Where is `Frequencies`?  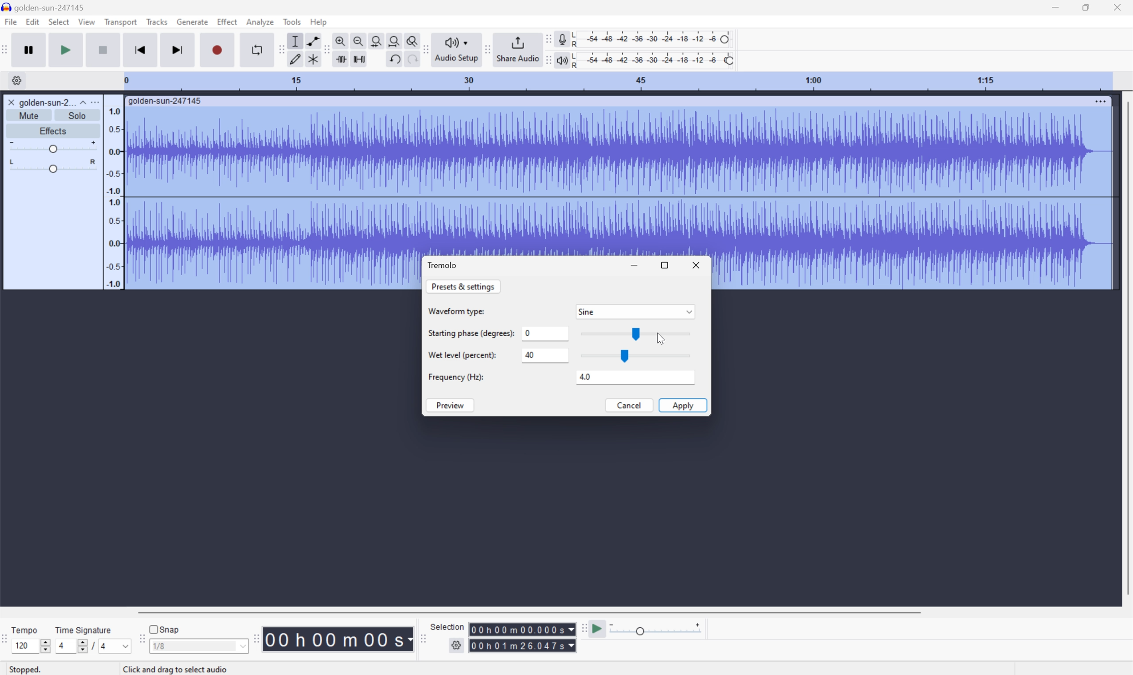 Frequencies is located at coordinates (113, 197).